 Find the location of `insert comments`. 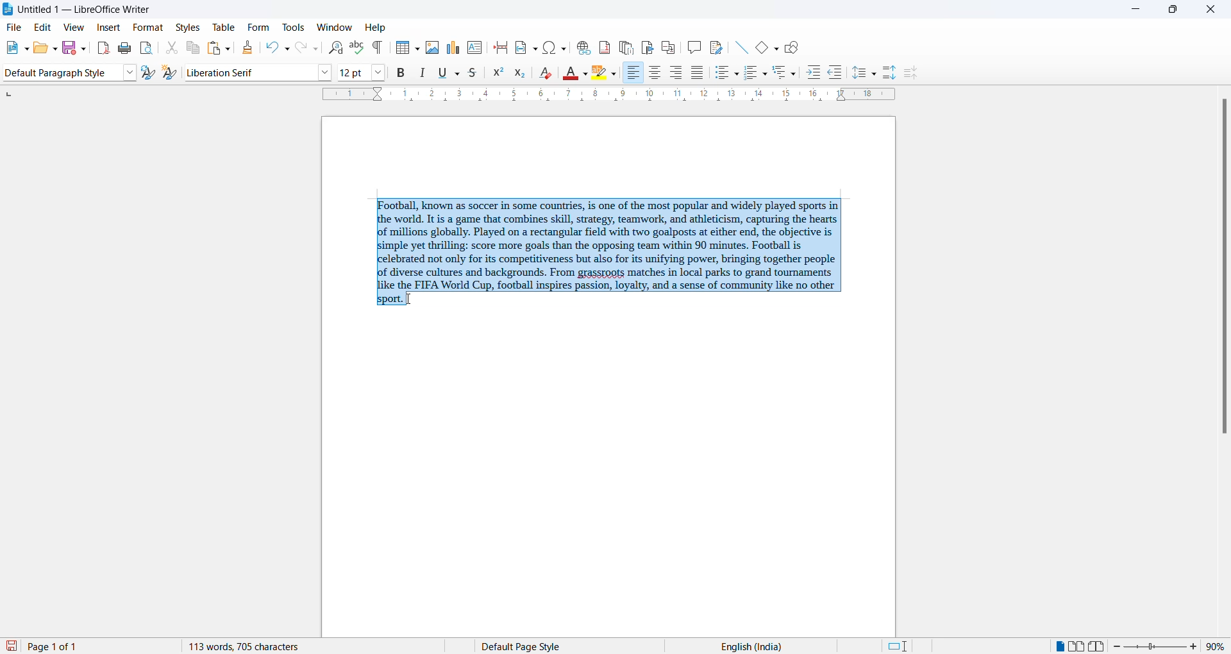

insert comments is located at coordinates (696, 47).